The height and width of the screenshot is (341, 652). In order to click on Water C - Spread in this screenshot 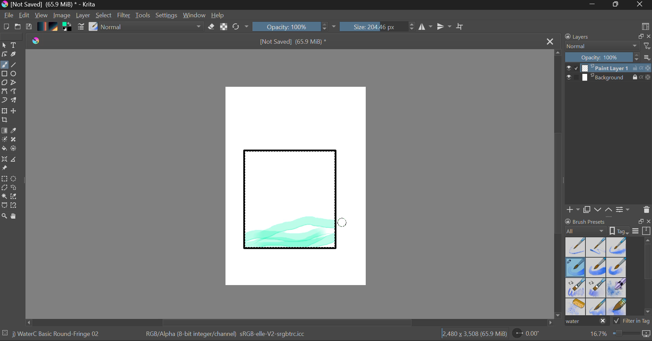, I will do `click(597, 307)`.